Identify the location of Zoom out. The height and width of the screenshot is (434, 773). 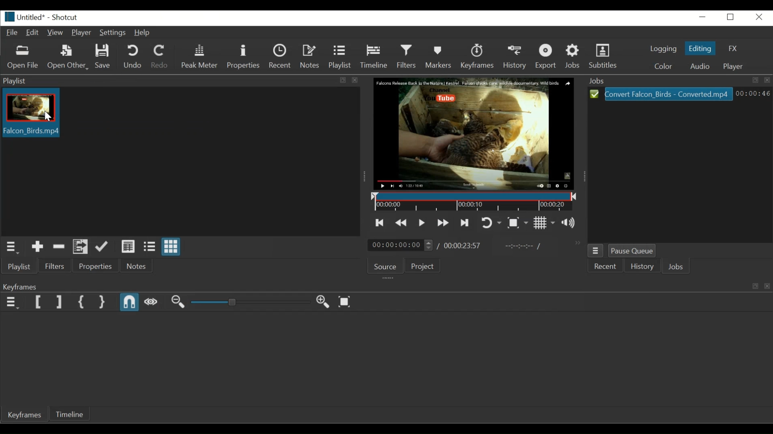
(178, 302).